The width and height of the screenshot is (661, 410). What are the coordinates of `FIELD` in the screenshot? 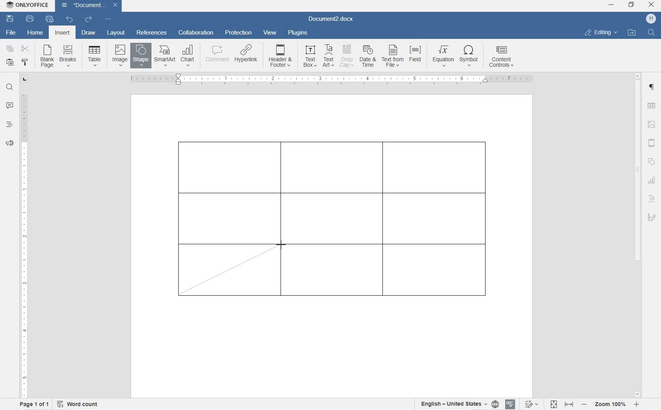 It's located at (417, 57).